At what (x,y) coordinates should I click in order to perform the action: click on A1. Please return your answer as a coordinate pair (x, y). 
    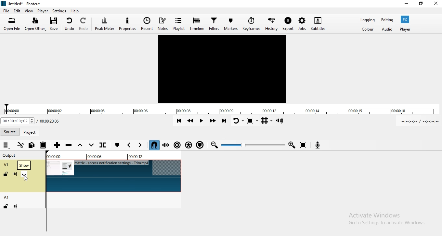
    Looking at the image, I should click on (9, 196).